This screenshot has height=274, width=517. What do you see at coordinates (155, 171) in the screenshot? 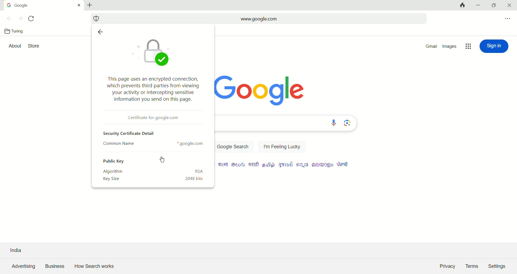
I see `algorithm RSA` at bounding box center [155, 171].